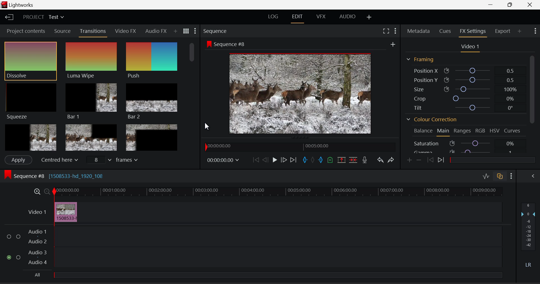 This screenshot has width=540, height=284. Describe the element at coordinates (214, 30) in the screenshot. I see `Sequence Preview Section` at that location.